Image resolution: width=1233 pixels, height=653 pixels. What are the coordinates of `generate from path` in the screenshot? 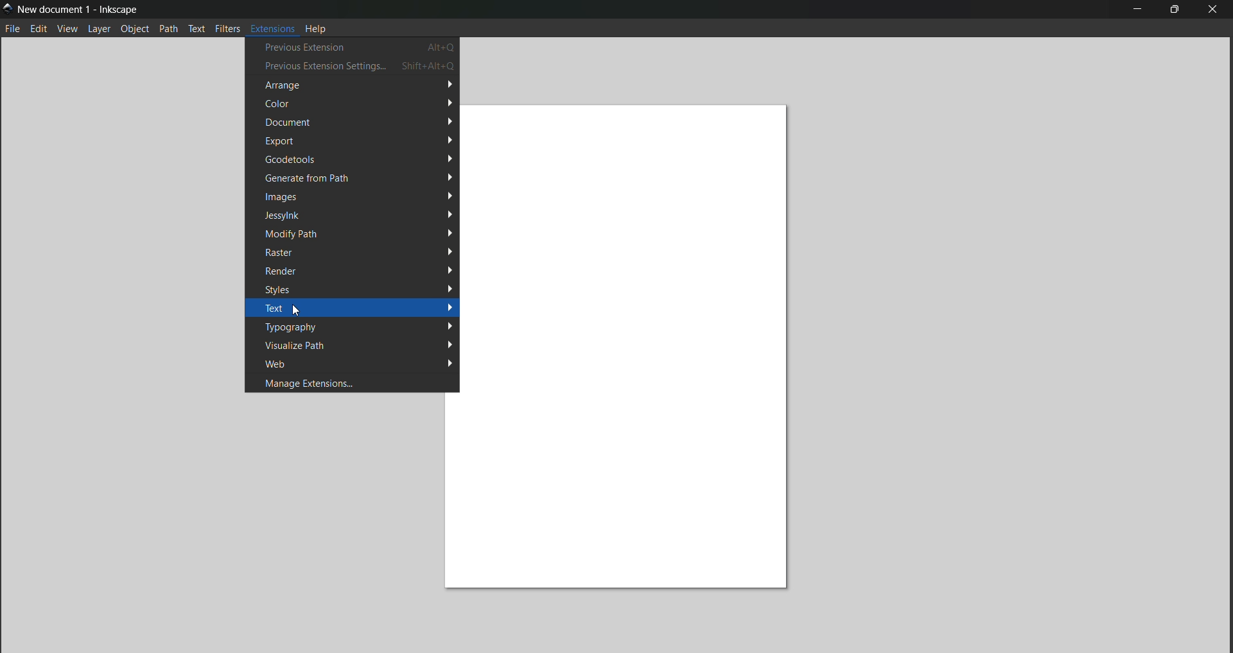 It's located at (351, 178).